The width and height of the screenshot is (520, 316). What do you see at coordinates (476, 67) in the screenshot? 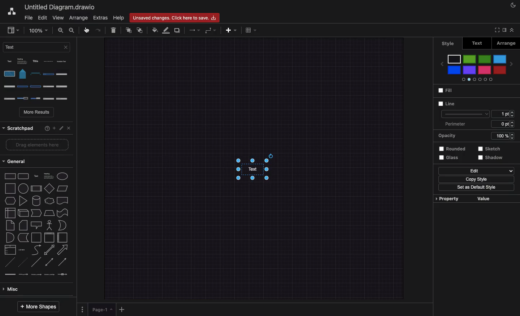
I see `Colors` at bounding box center [476, 67].